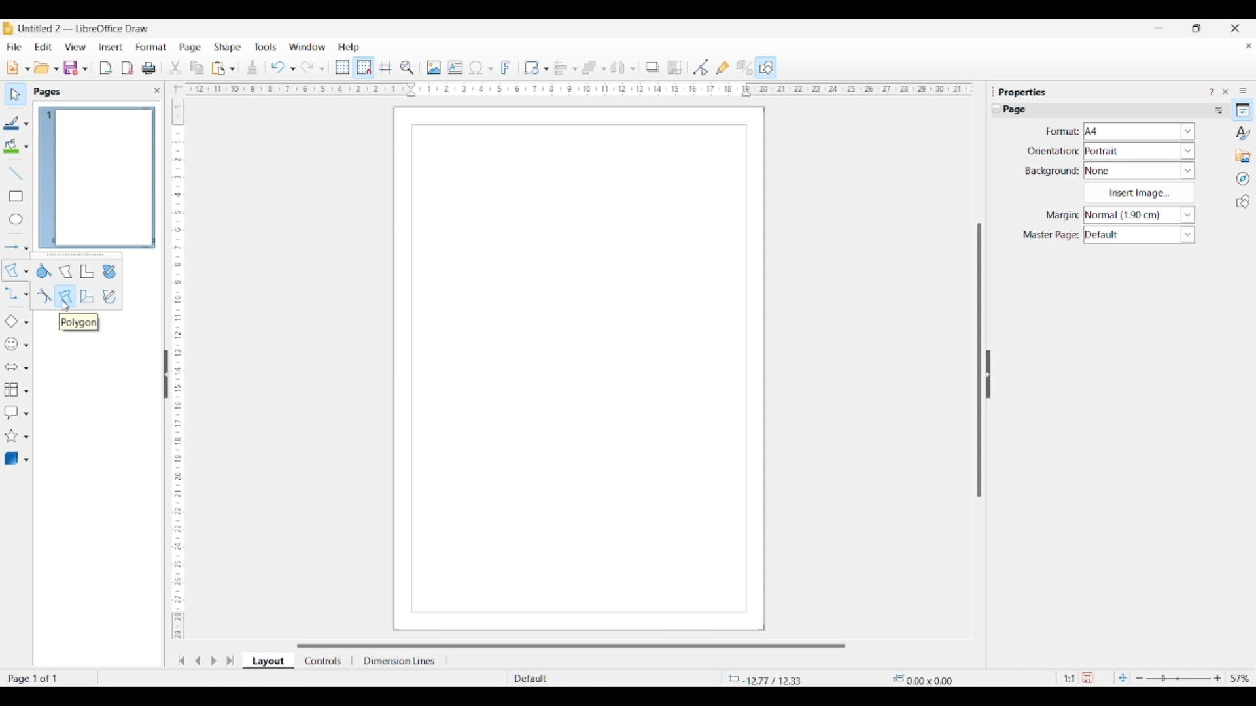 This screenshot has height=706, width=1256. Describe the element at coordinates (268, 661) in the screenshot. I see `Layout selected` at that location.